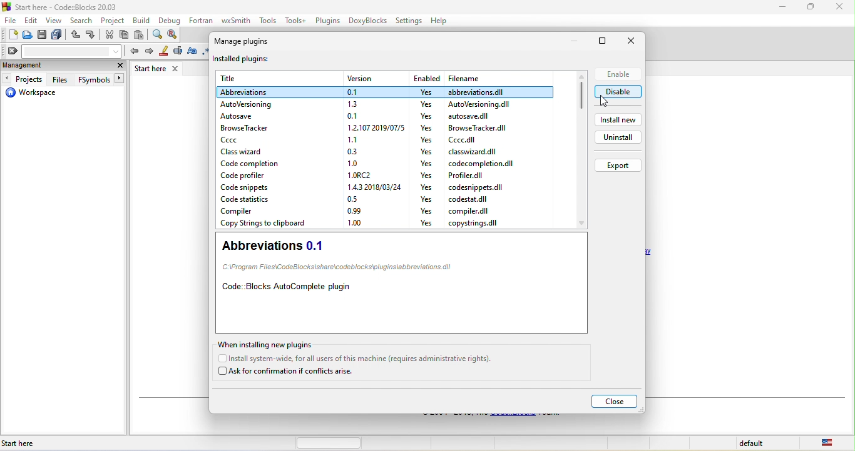 The height and width of the screenshot is (451, 855). What do you see at coordinates (53, 66) in the screenshot?
I see `management` at bounding box center [53, 66].